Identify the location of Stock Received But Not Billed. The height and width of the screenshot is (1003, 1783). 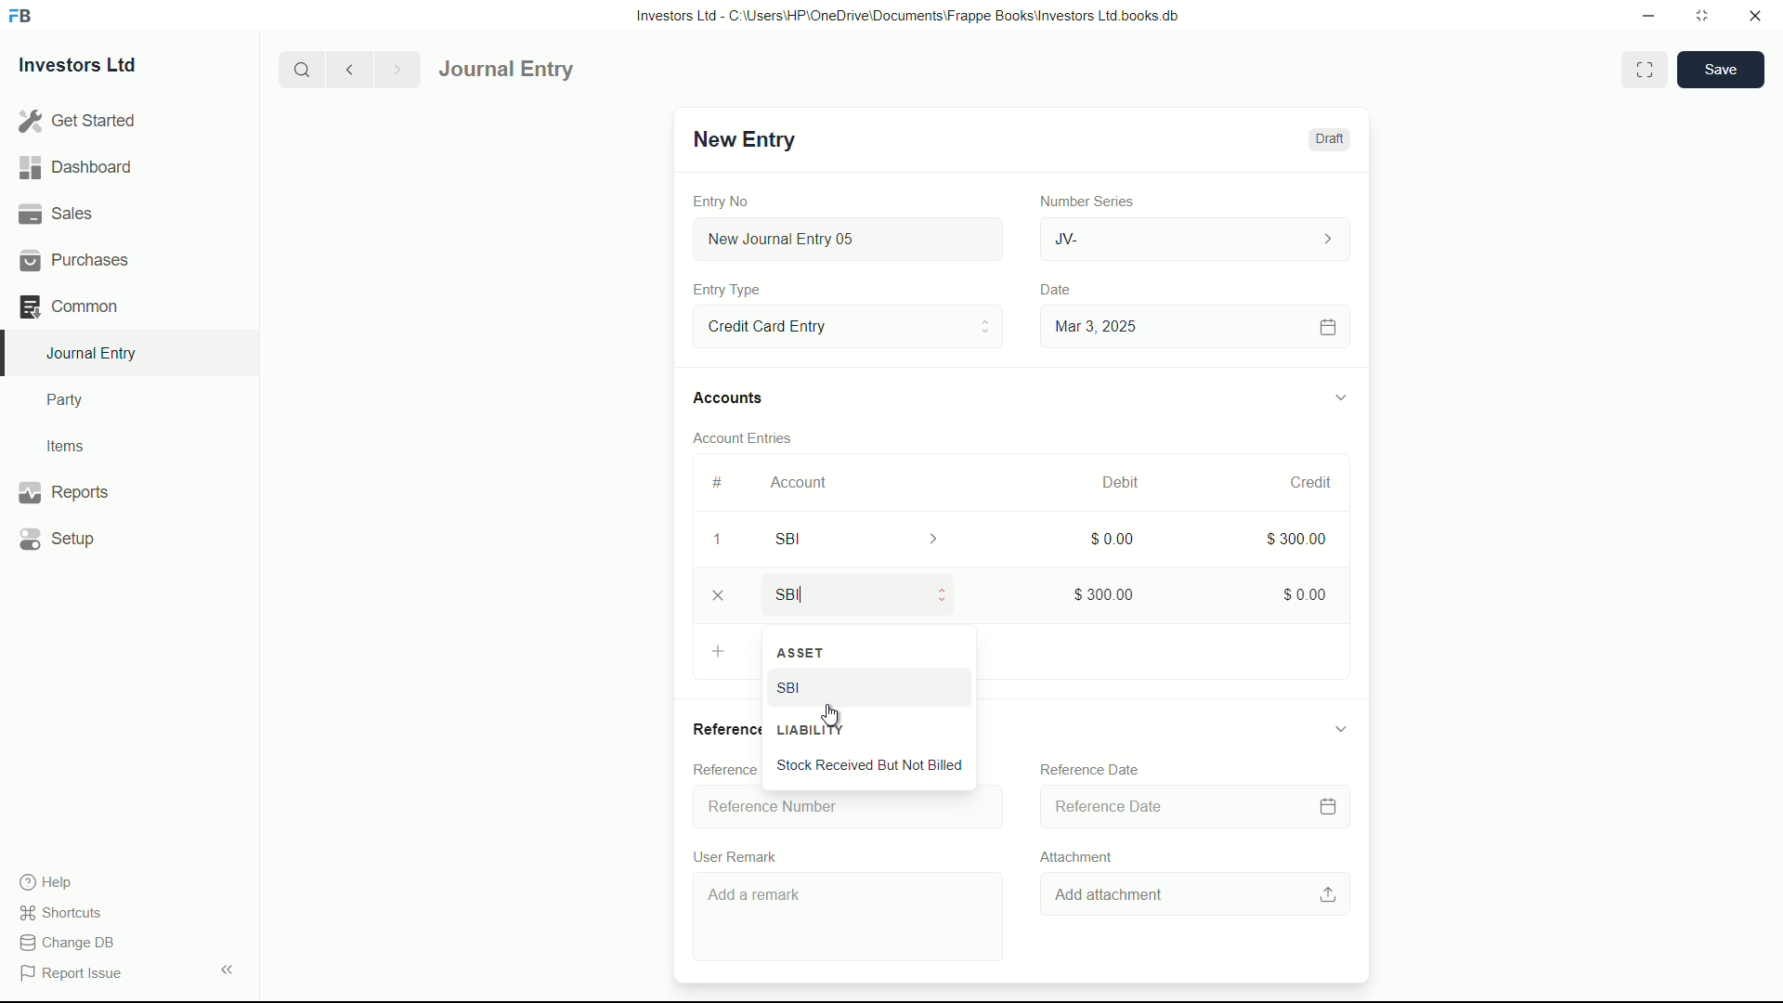
(867, 768).